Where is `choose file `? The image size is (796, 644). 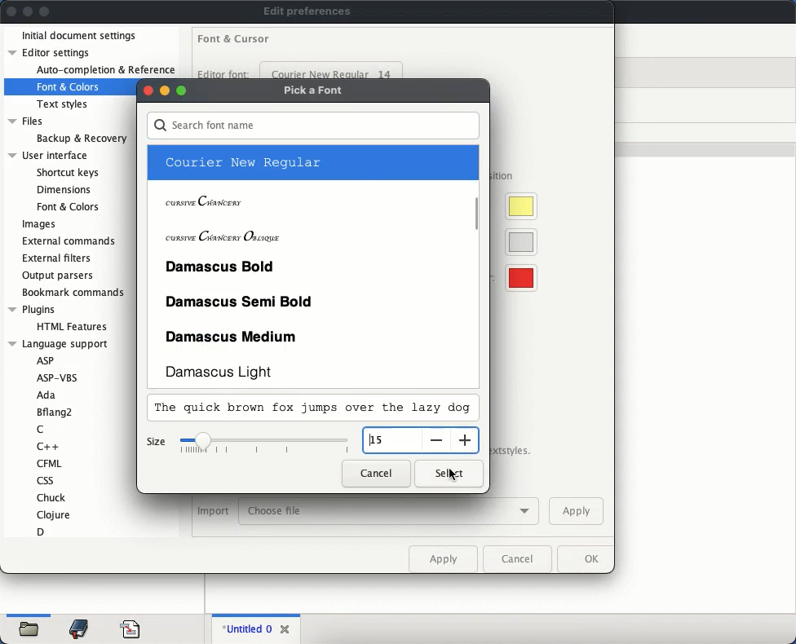
choose file  is located at coordinates (389, 512).